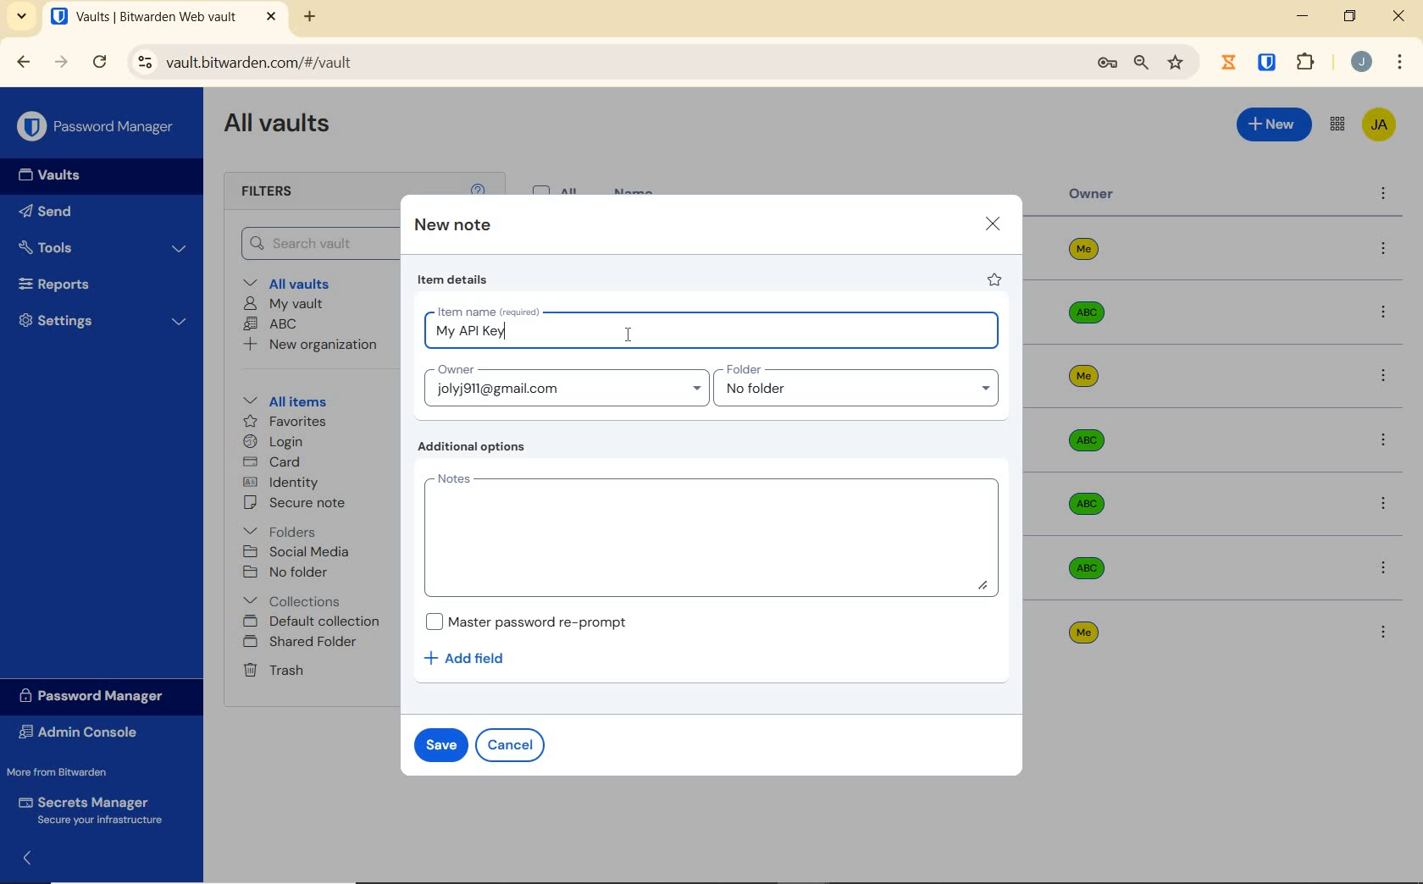  Describe the element at coordinates (297, 401) in the screenshot. I see `All items` at that location.